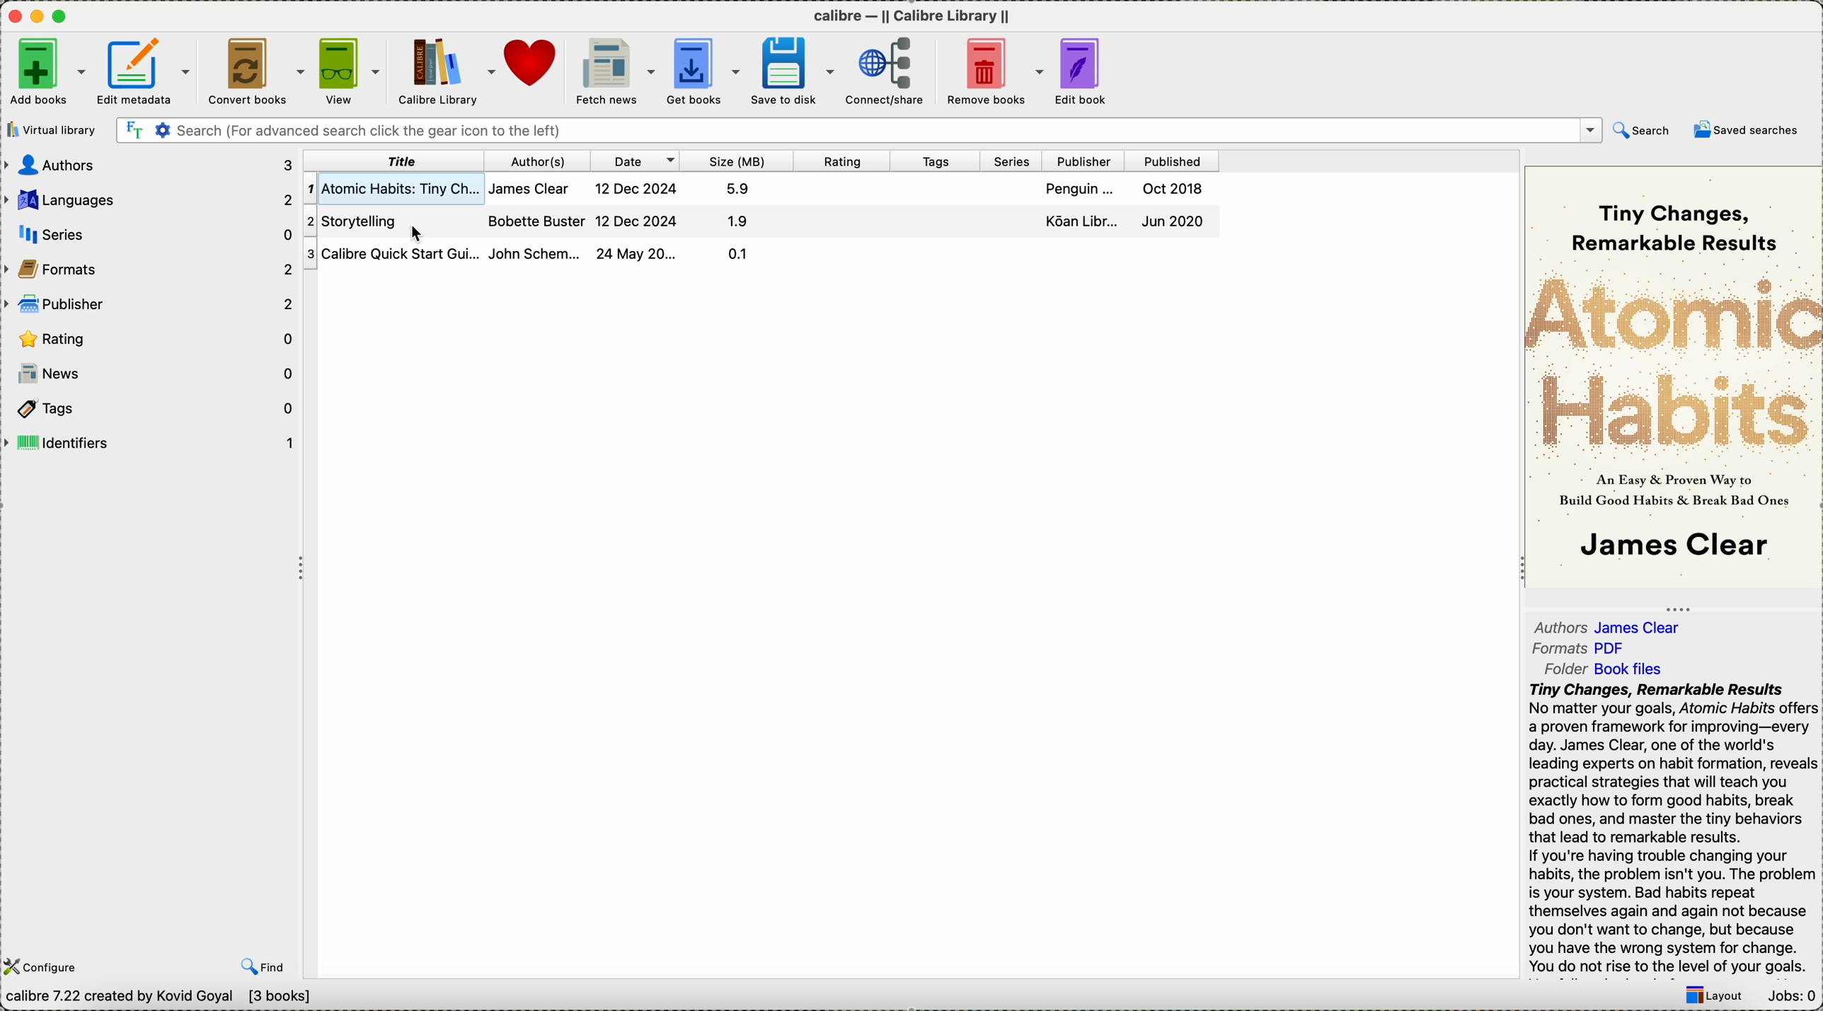 The height and width of the screenshot is (1011, 1823). Describe the element at coordinates (62, 16) in the screenshot. I see `maximize` at that location.